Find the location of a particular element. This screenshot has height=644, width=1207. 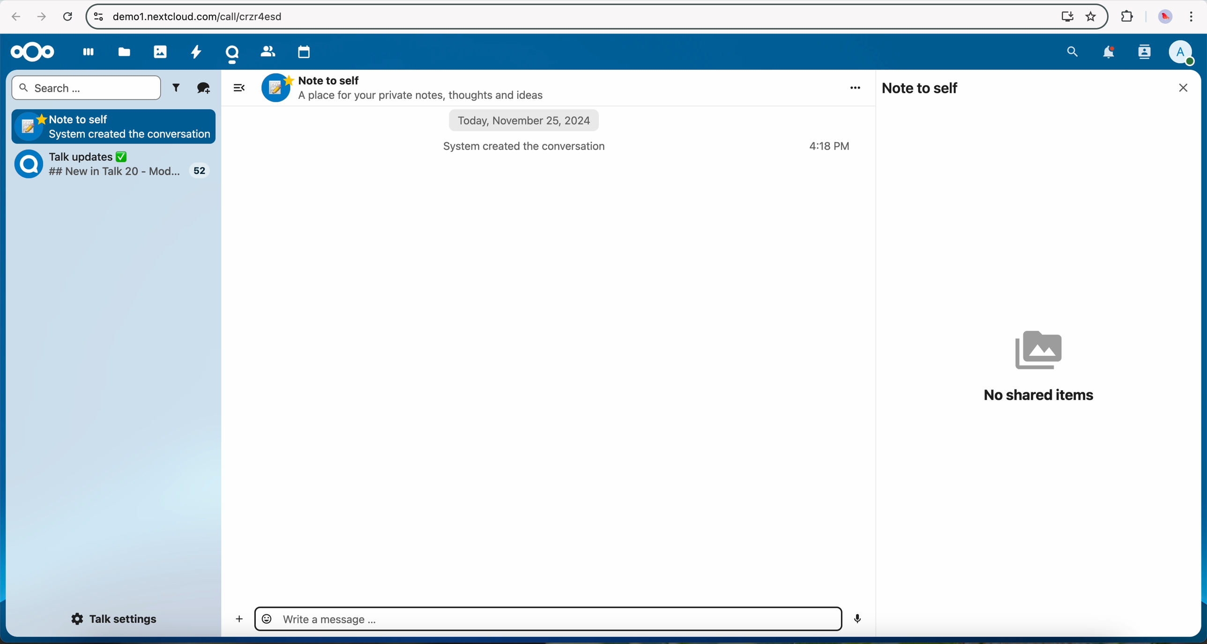

files is located at coordinates (125, 52).